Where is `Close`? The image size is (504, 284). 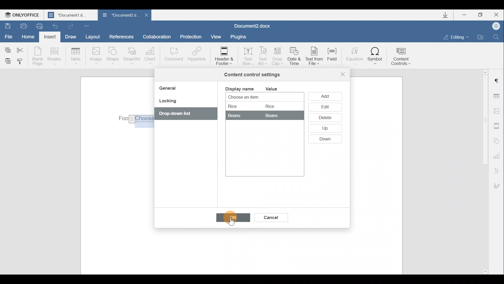
Close is located at coordinates (496, 15).